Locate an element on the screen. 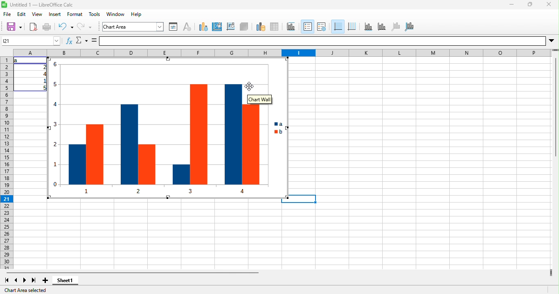 The image size is (559, 294). close is located at coordinates (549, 4).